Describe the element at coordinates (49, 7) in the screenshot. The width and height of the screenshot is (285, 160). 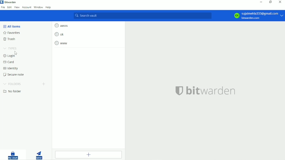
I see `Help` at that location.